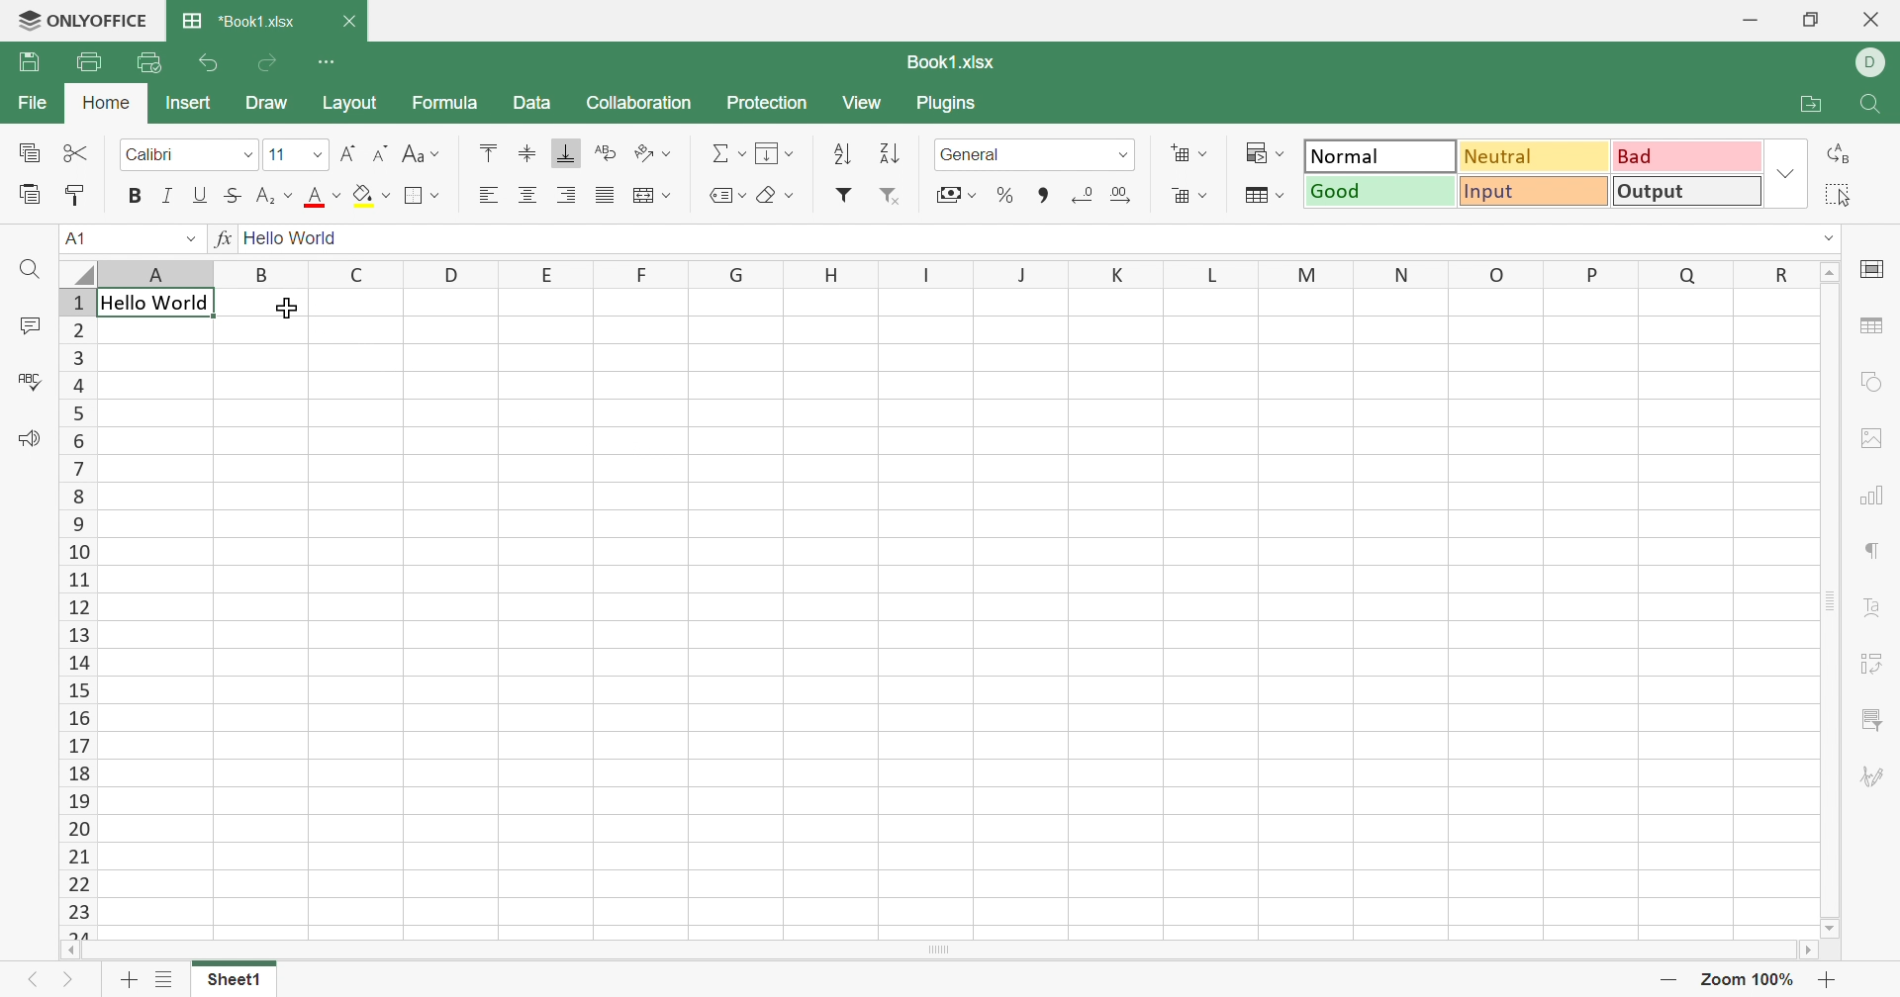  Describe the element at coordinates (1747, 980) in the screenshot. I see `Zoom 100%` at that location.